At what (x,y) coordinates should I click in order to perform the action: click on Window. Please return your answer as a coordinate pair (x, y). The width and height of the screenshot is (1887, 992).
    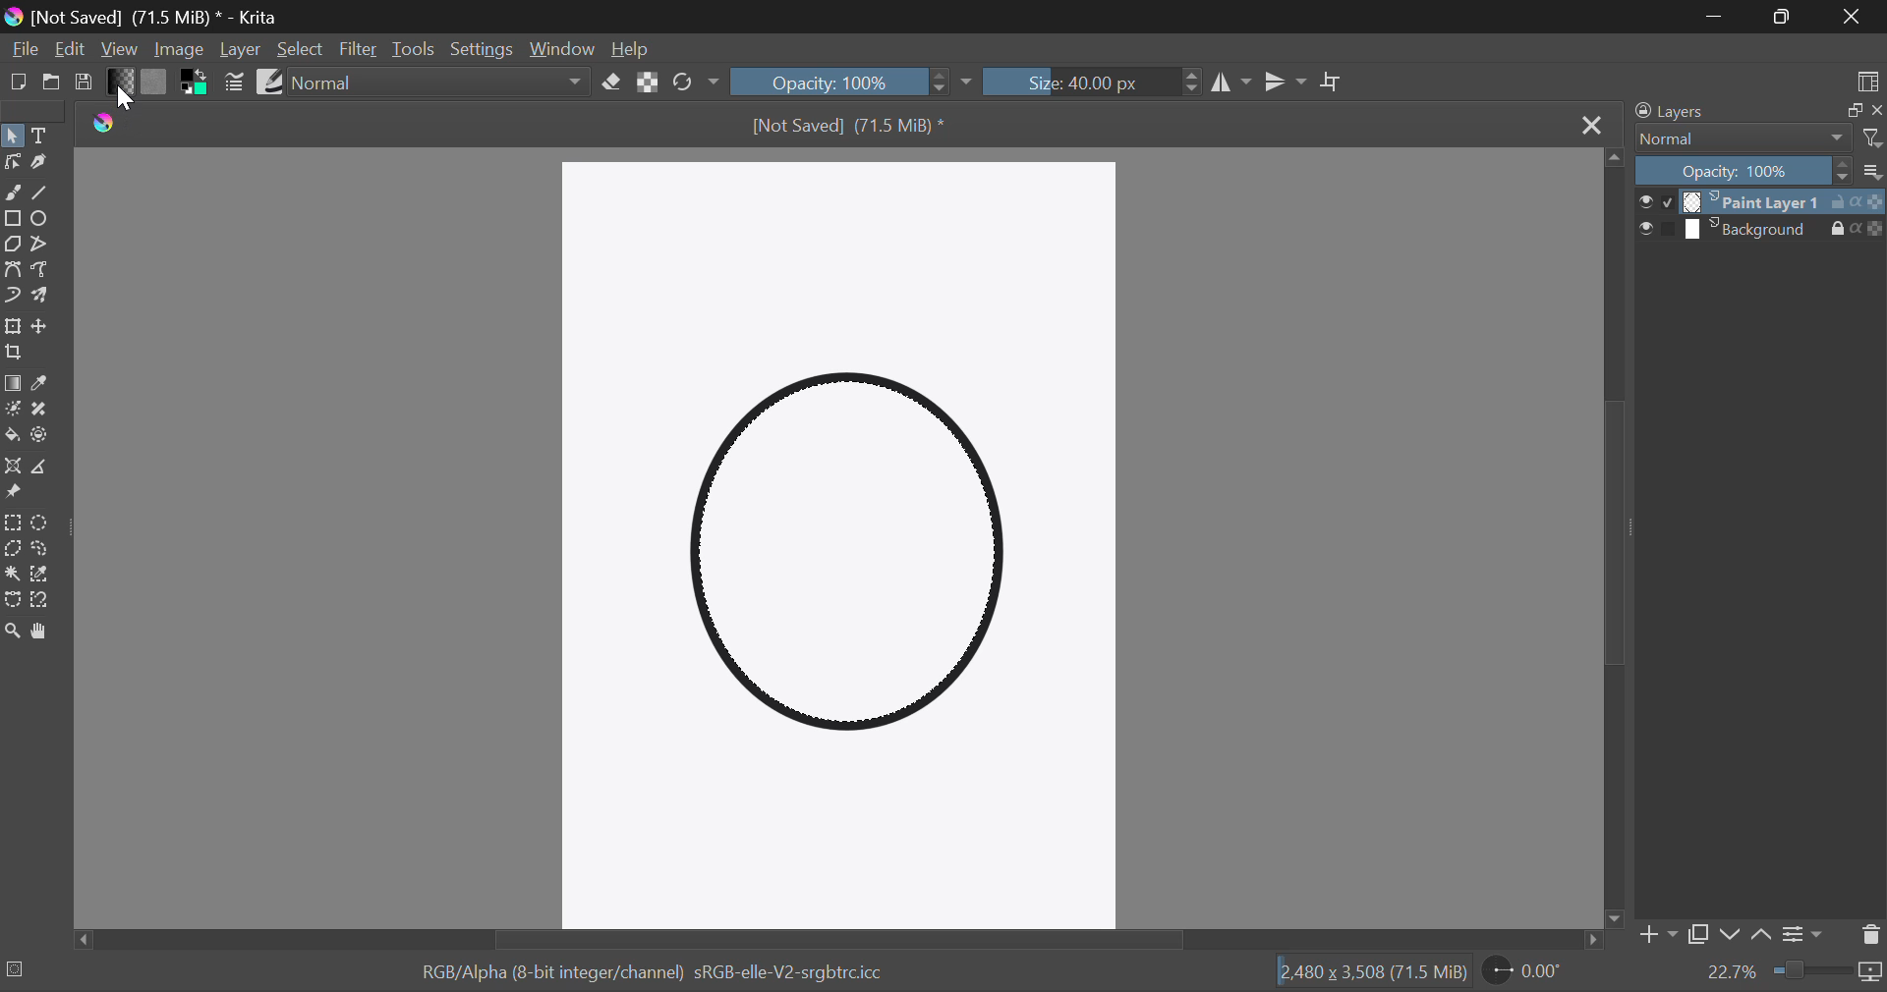
    Looking at the image, I should click on (564, 52).